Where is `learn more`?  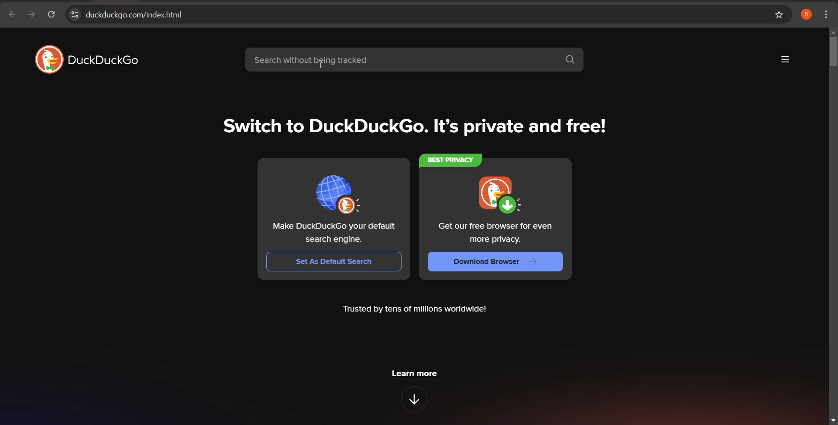 learn more is located at coordinates (420, 375).